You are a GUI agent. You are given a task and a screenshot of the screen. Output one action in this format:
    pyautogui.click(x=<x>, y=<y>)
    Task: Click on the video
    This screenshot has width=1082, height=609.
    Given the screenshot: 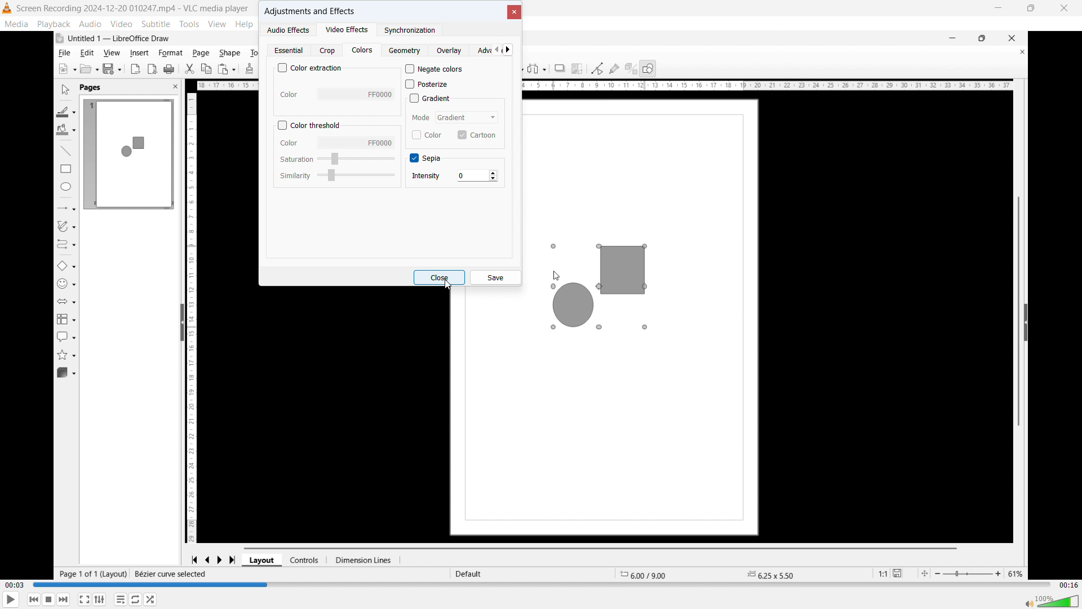 What is the action you would take?
    pyautogui.click(x=121, y=24)
    